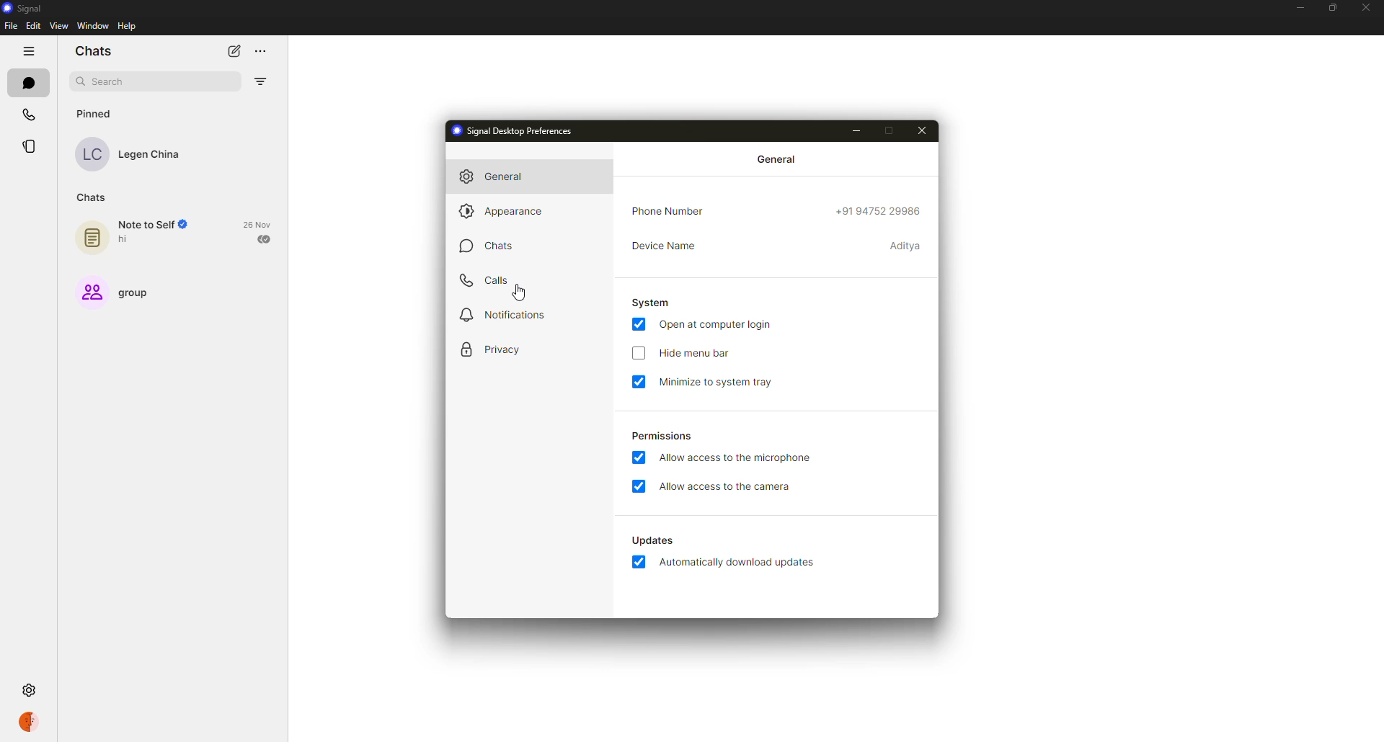  Describe the element at coordinates (641, 458) in the screenshot. I see `enabled` at that location.